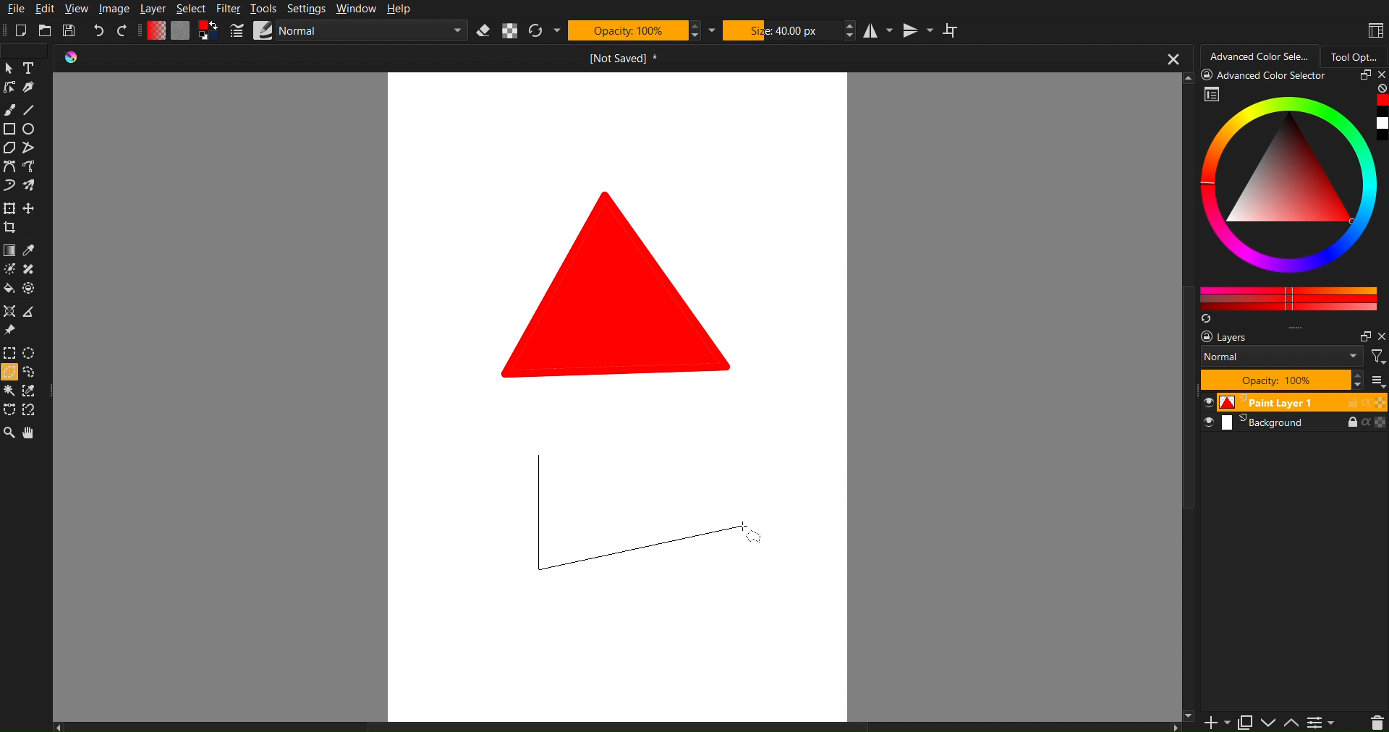 This screenshot has width=1389, height=732. I want to click on Text, so click(30, 67).